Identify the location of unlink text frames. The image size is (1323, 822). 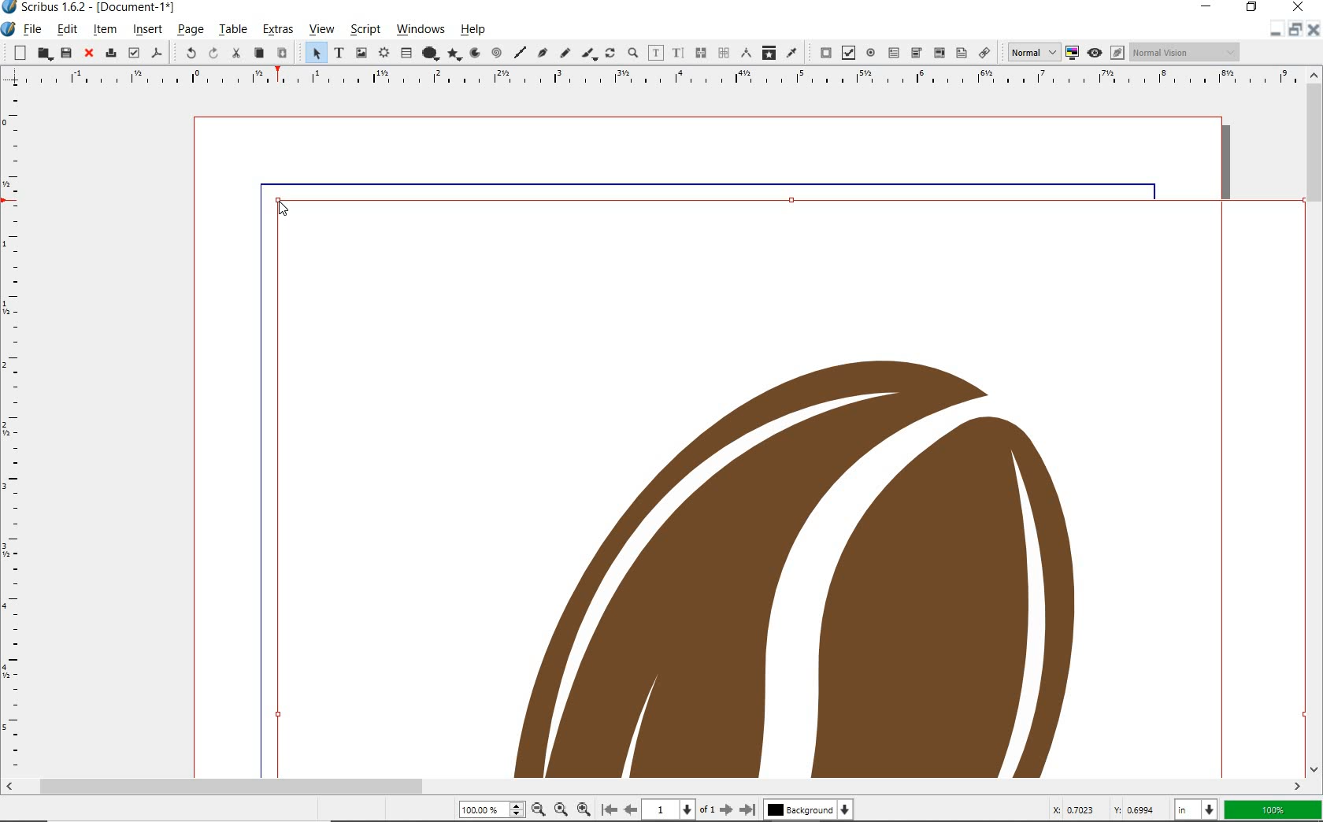
(724, 52).